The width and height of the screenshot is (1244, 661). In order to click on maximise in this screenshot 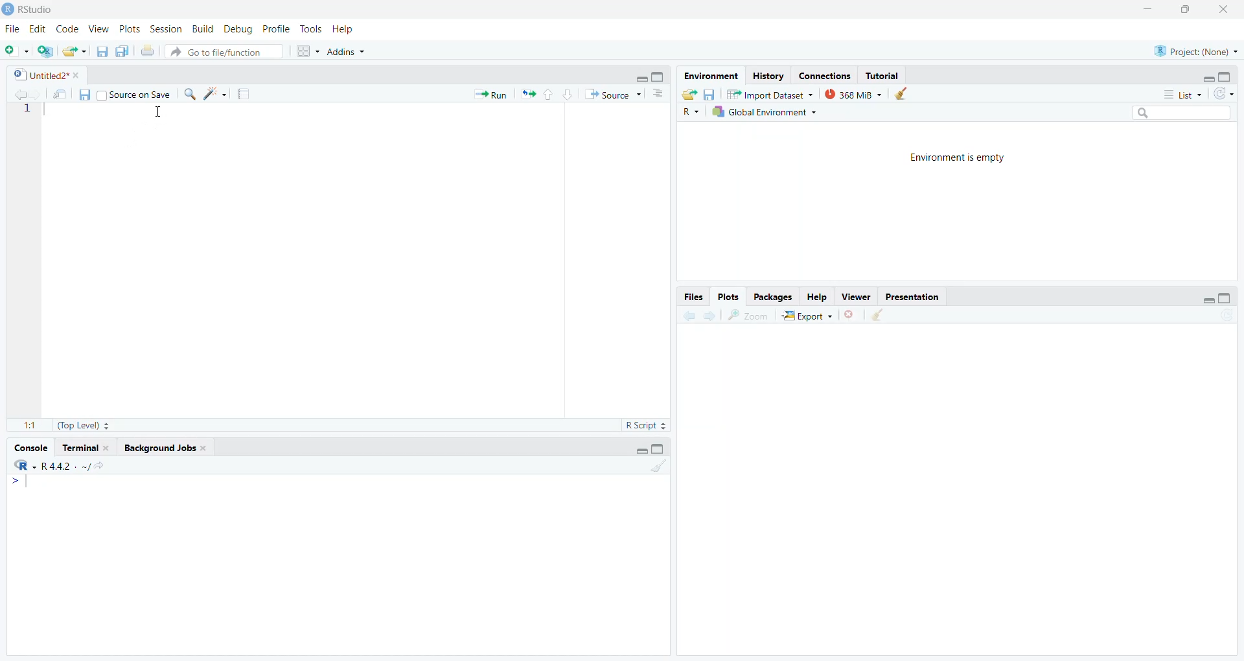, I will do `click(1227, 298)`.